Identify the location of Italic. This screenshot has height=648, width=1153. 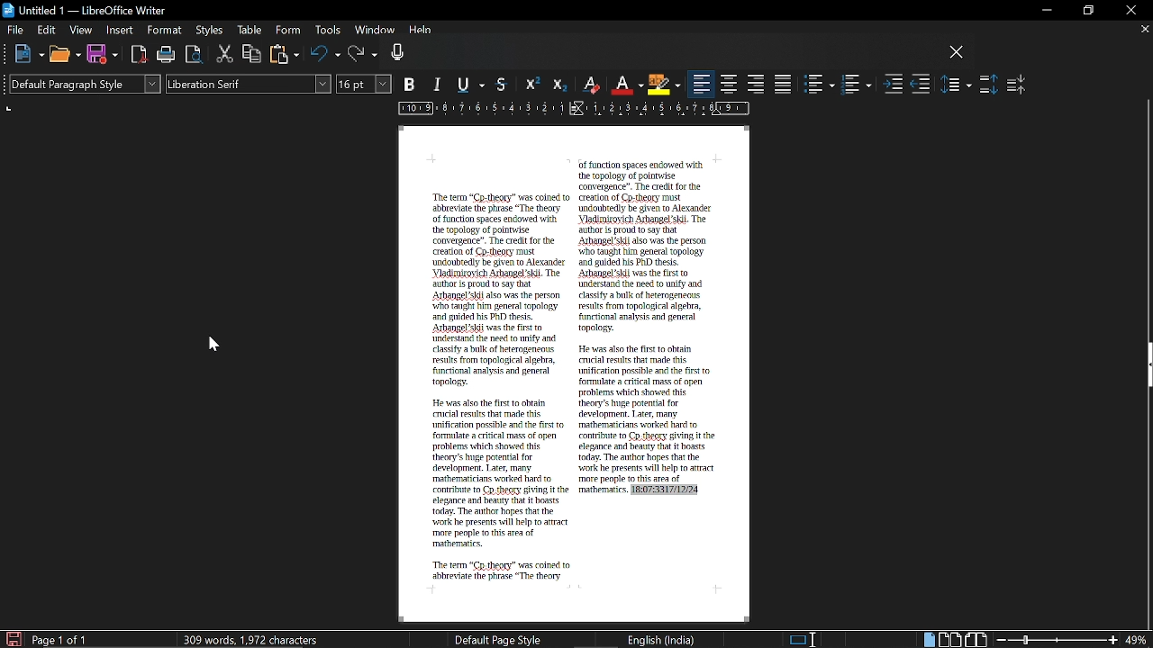
(439, 85).